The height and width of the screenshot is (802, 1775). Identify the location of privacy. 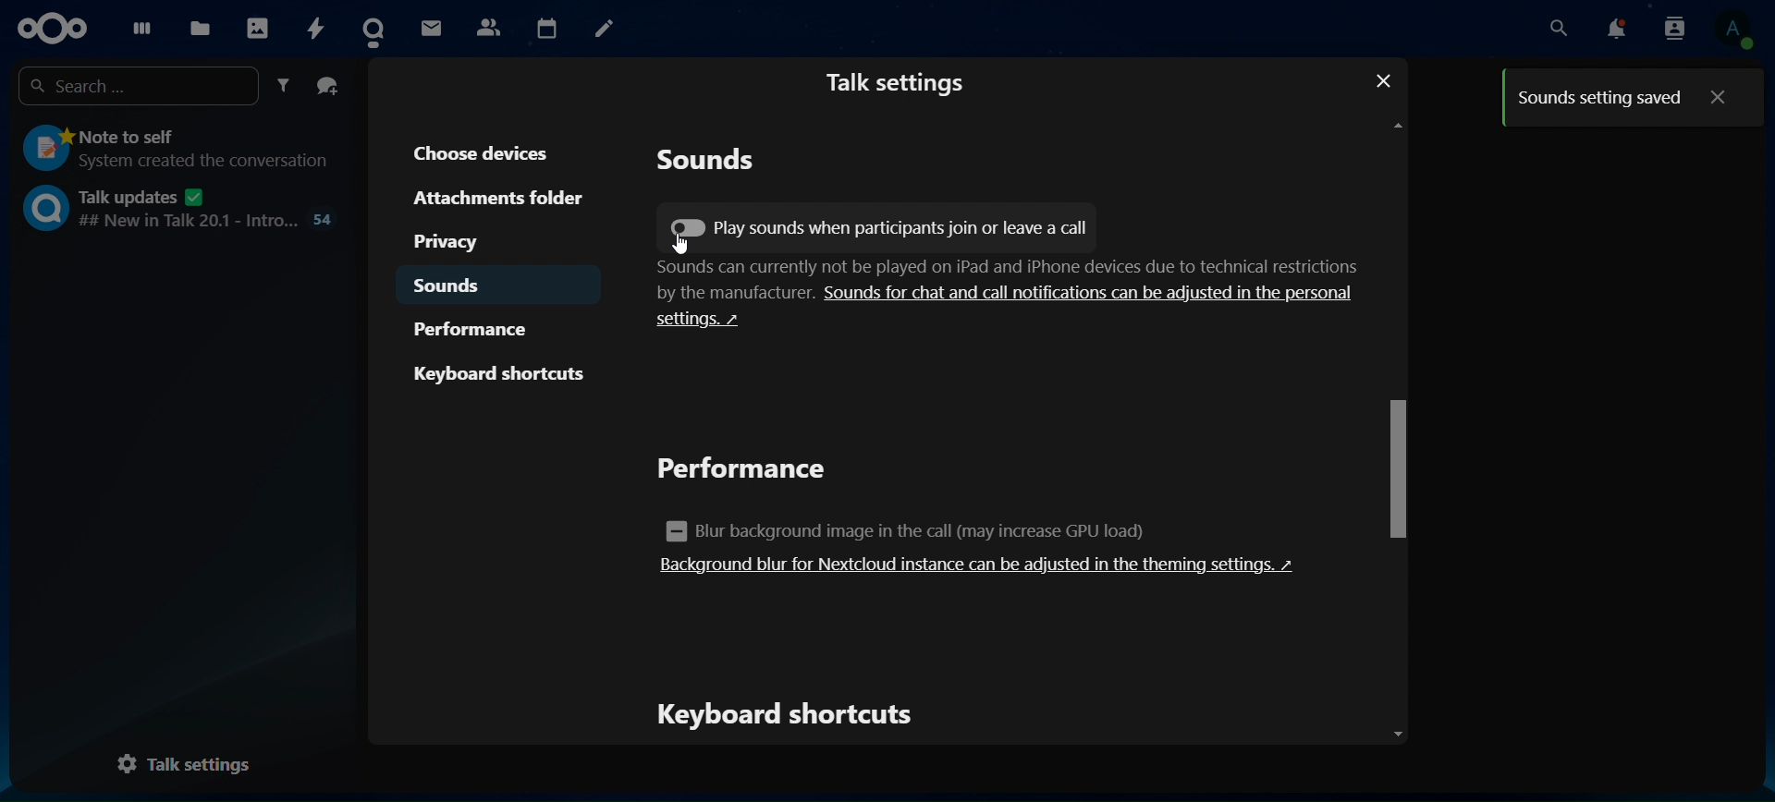
(467, 242).